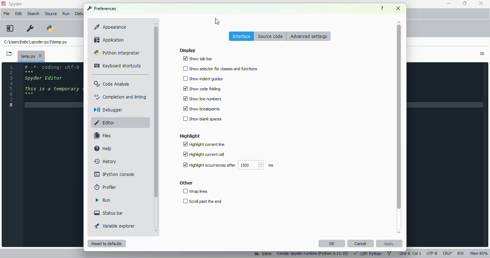  What do you see at coordinates (110, 27) in the screenshot?
I see `appearance` at bounding box center [110, 27].